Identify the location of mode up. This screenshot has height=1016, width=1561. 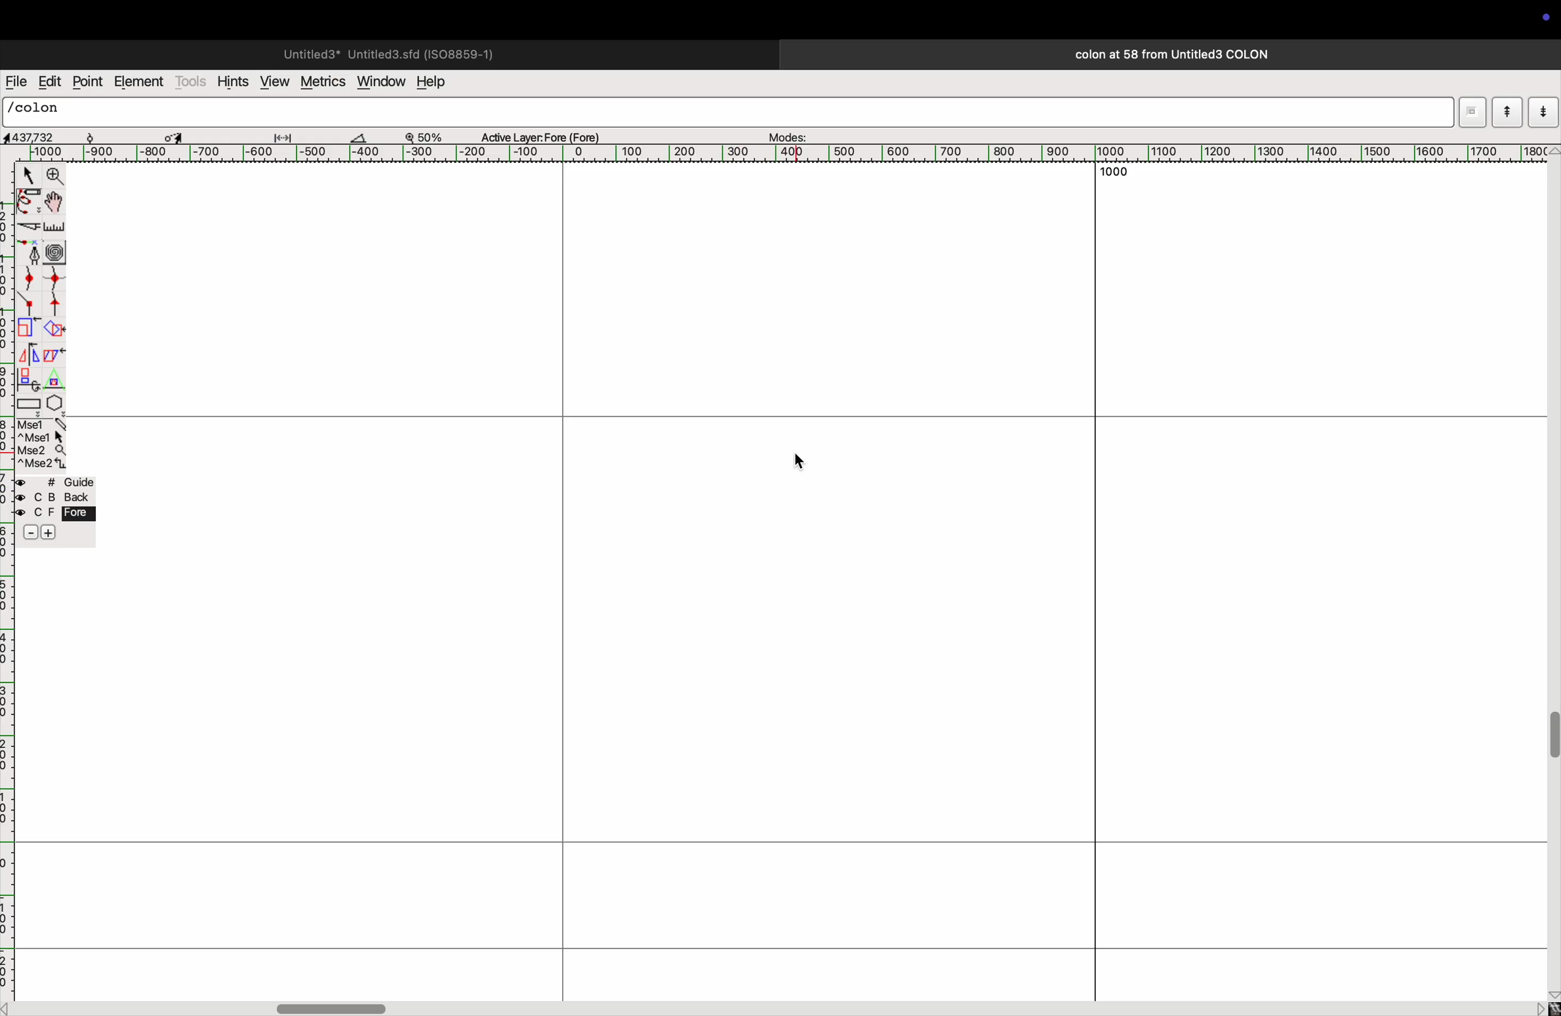
(1506, 112).